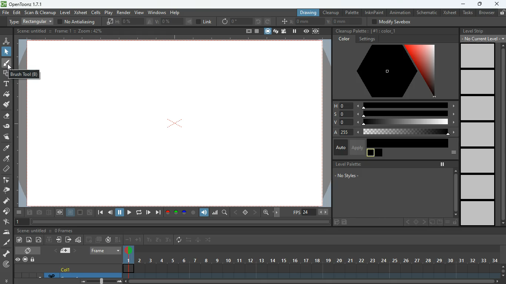 Image resolution: width=506 pixels, height=284 pixels. What do you see at coordinates (118, 239) in the screenshot?
I see `down` at bounding box center [118, 239].